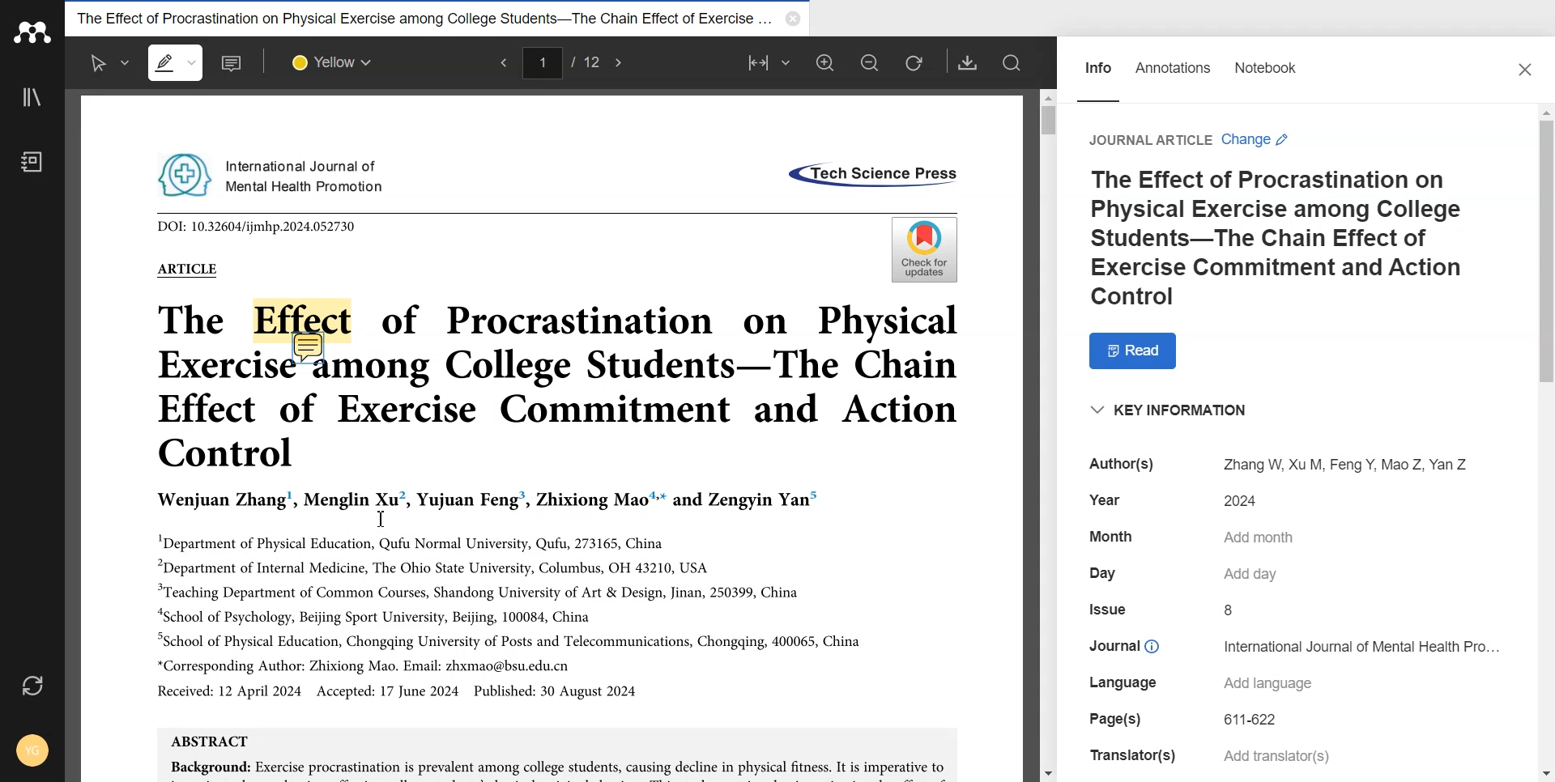 The width and height of the screenshot is (1555, 782). Describe the element at coordinates (177, 62) in the screenshot. I see `Highlight text` at that location.